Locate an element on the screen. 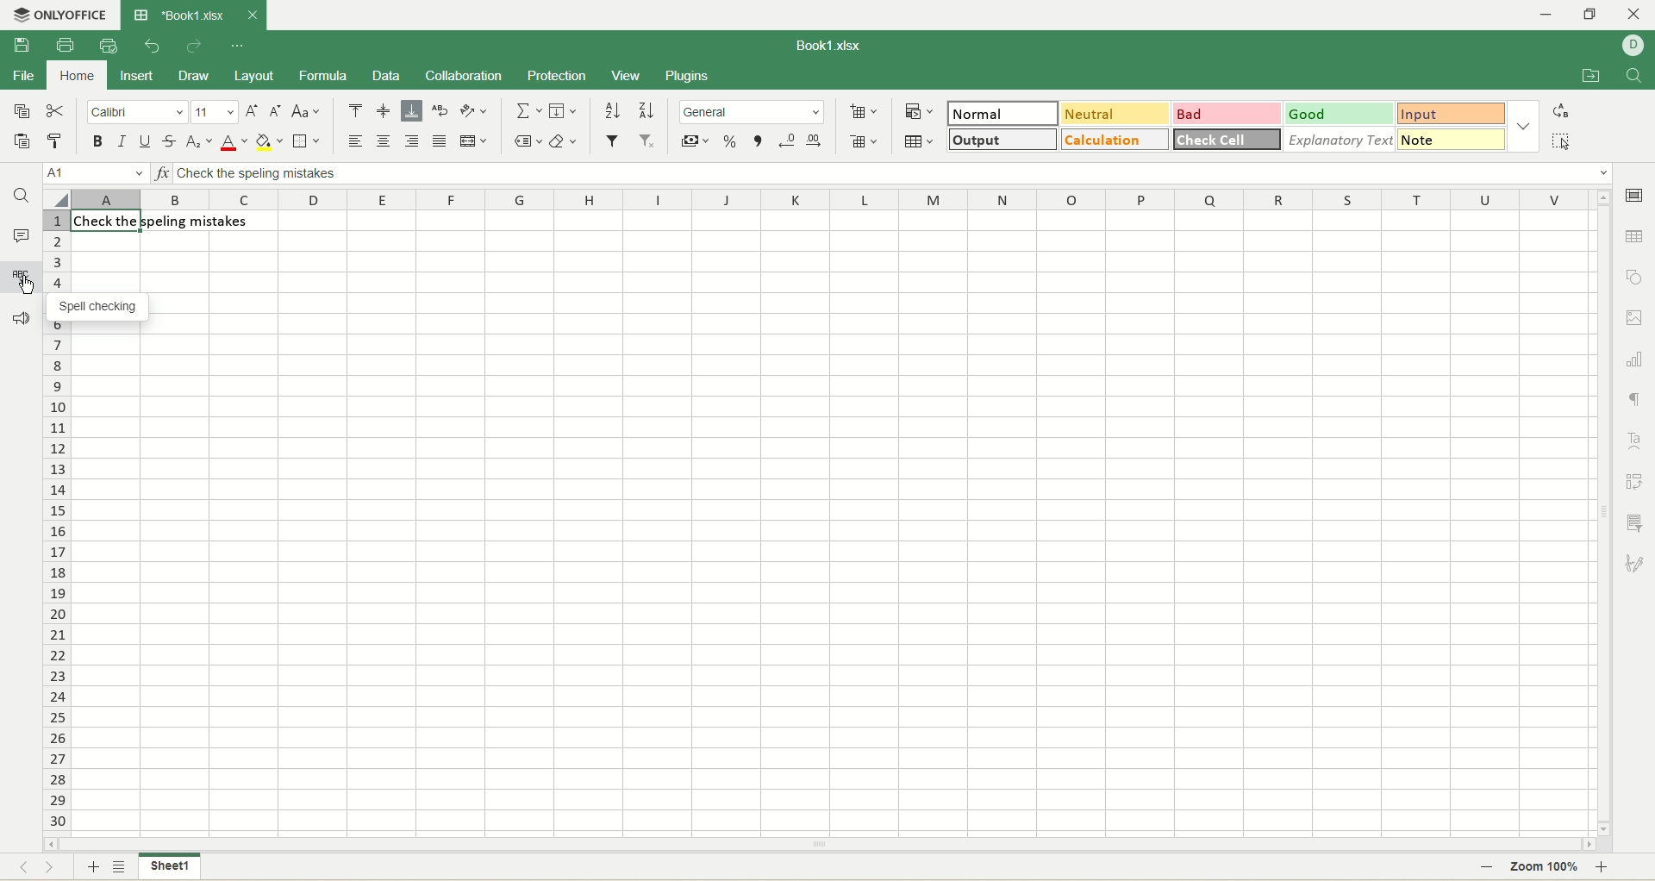 This screenshot has width=1655, height=881. copy is located at coordinates (22, 111).